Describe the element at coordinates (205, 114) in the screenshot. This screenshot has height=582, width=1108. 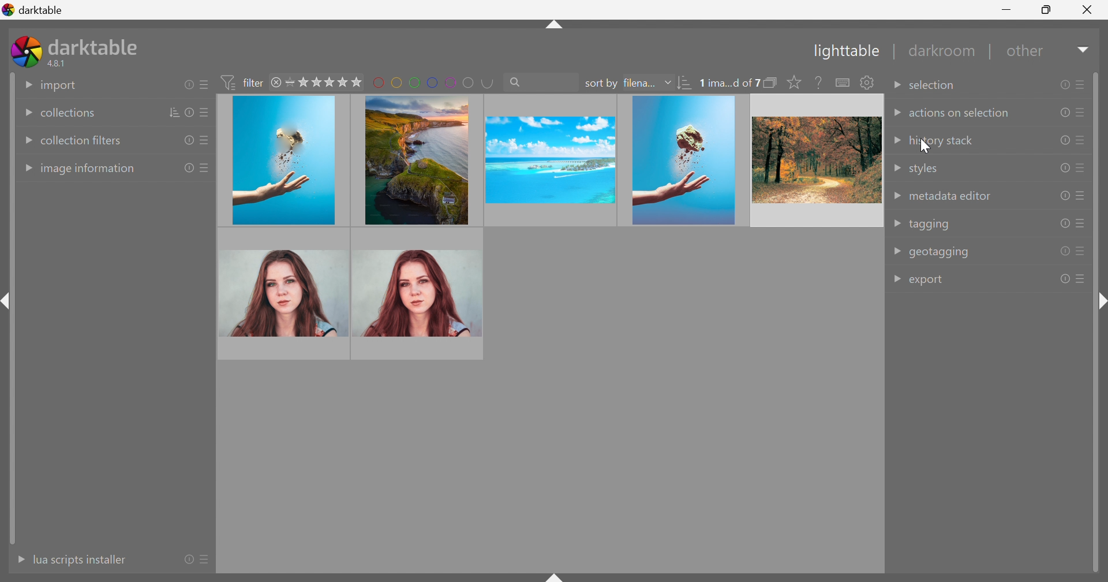
I see `presets` at that location.